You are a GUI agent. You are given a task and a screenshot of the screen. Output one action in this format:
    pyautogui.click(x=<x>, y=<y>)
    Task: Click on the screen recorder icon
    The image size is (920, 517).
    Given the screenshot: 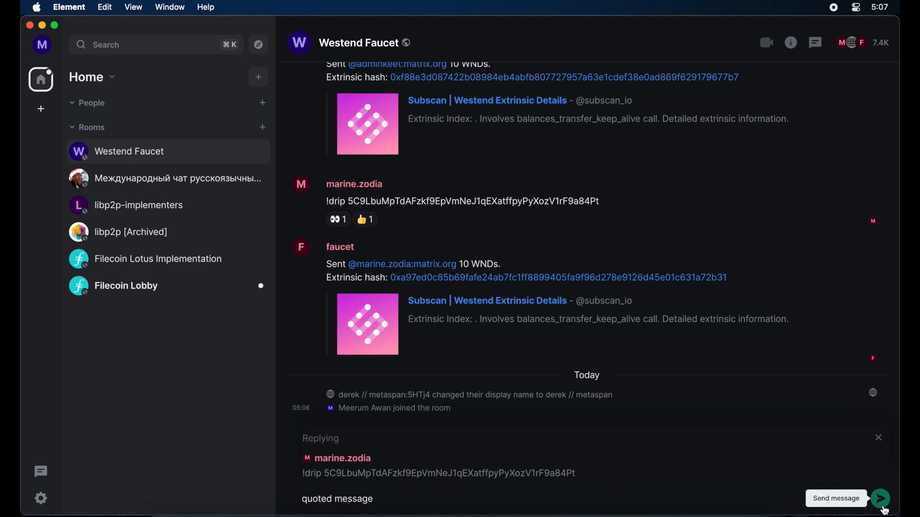 What is the action you would take?
    pyautogui.click(x=833, y=8)
    